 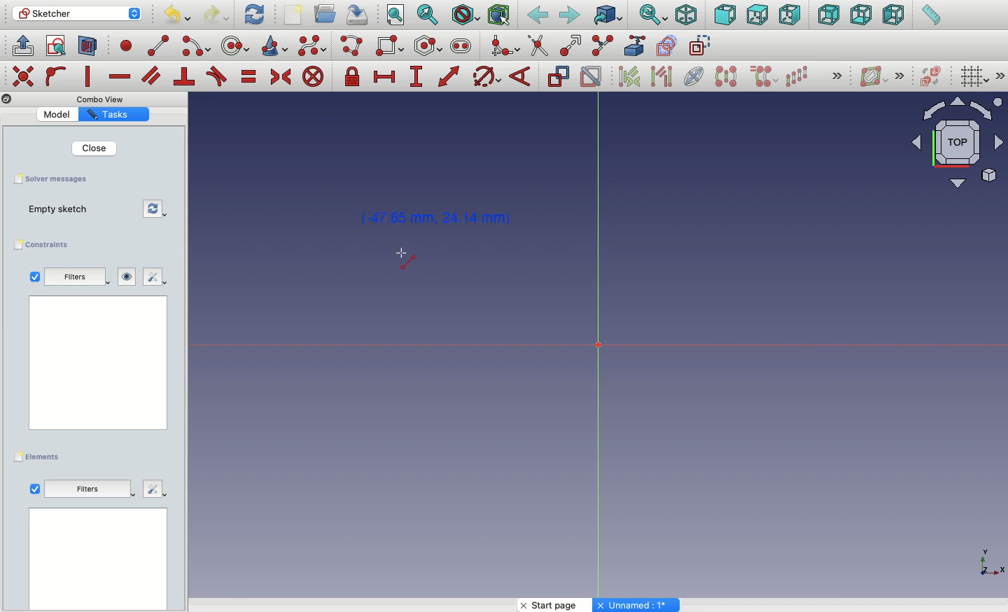 What do you see at coordinates (360, 15) in the screenshot?
I see `Save` at bounding box center [360, 15].